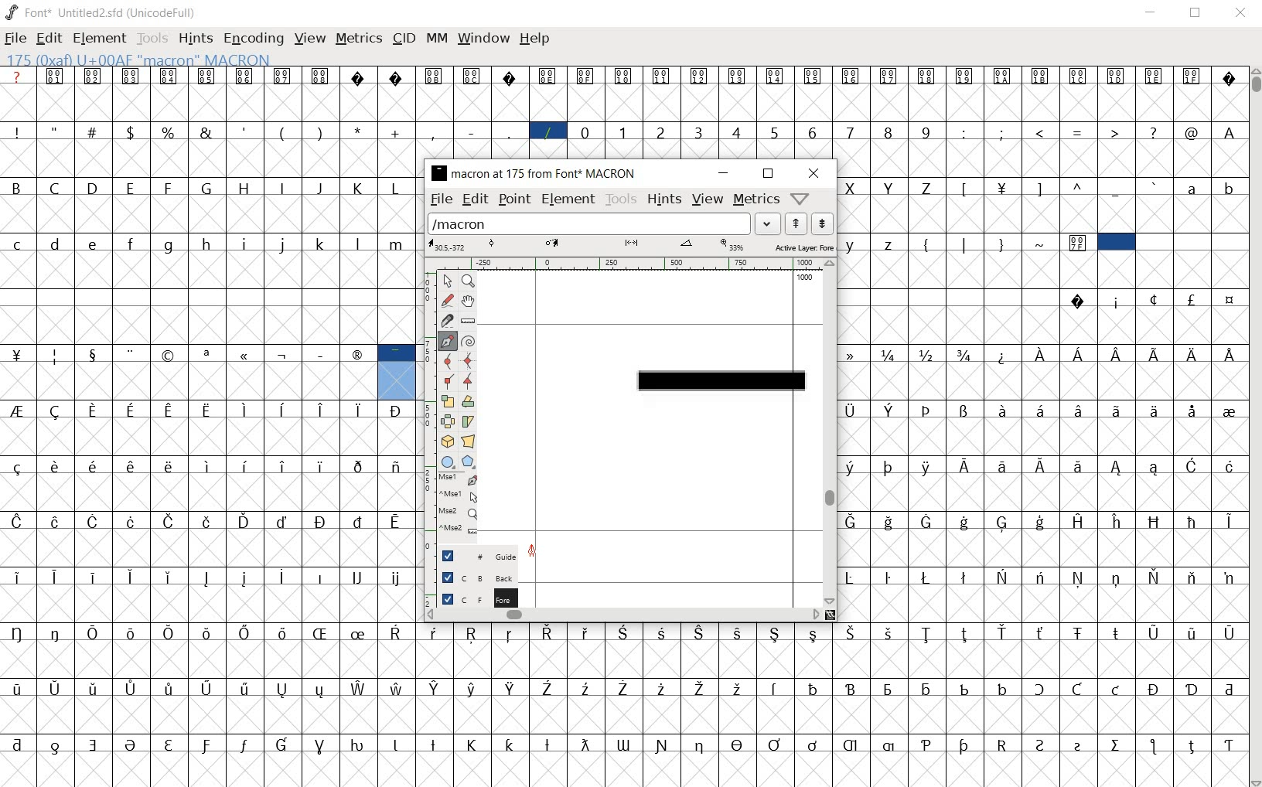 Image resolution: width=1262 pixels, height=787 pixels. I want to click on Symbol, so click(738, 76).